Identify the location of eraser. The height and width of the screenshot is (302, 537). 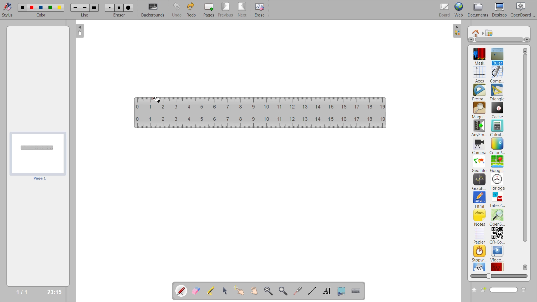
(119, 15).